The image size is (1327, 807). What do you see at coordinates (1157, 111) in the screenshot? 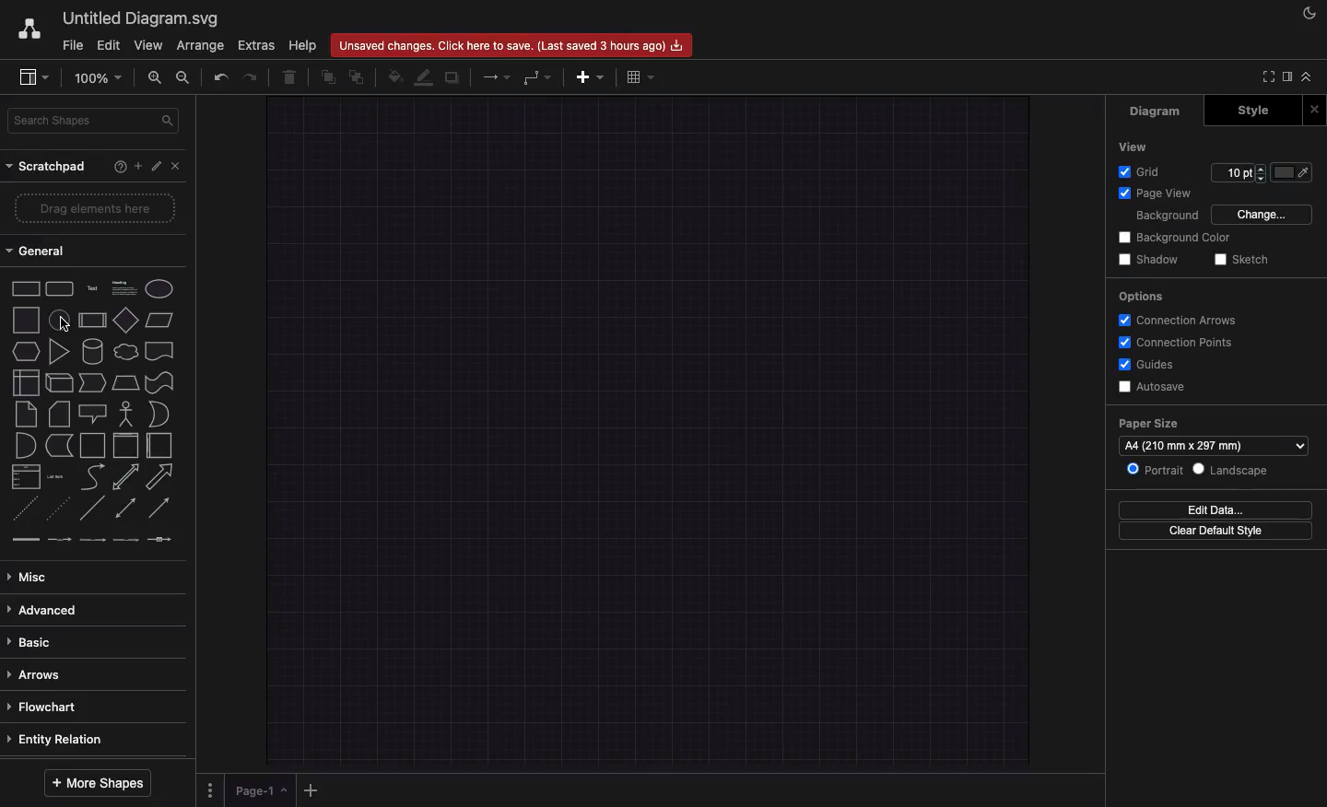
I see `Diagram` at bounding box center [1157, 111].